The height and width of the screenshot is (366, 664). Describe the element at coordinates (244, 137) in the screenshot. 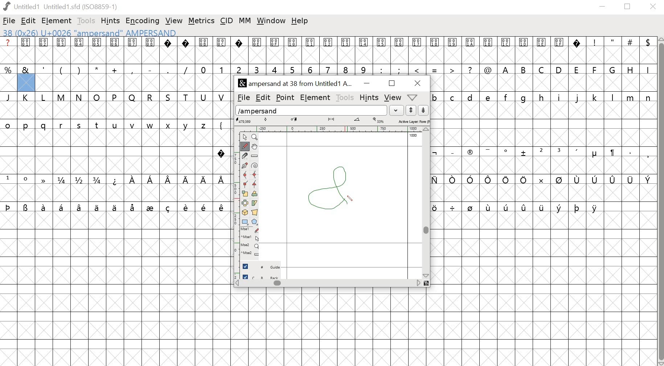

I see `pointer` at that location.